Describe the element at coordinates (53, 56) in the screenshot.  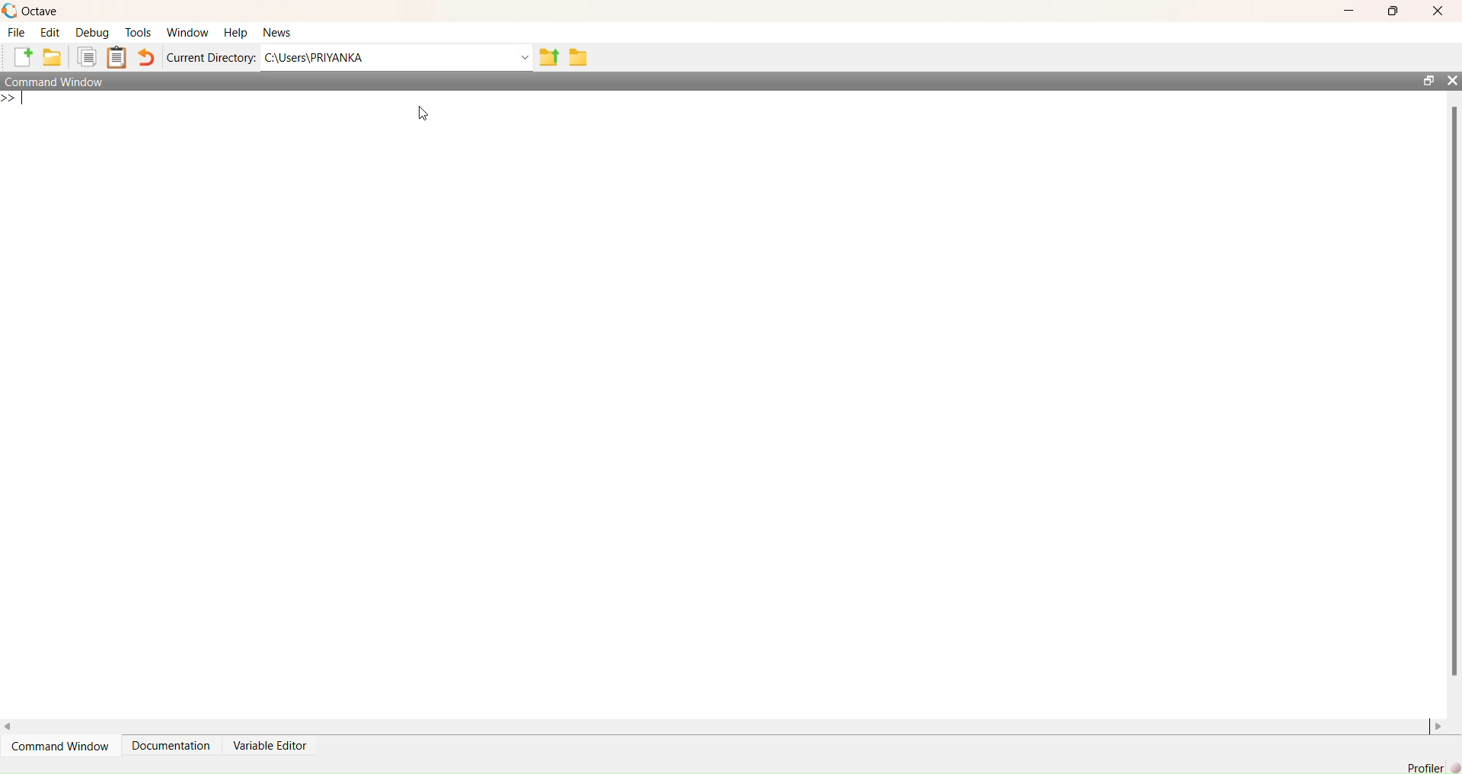
I see `add folder` at that location.